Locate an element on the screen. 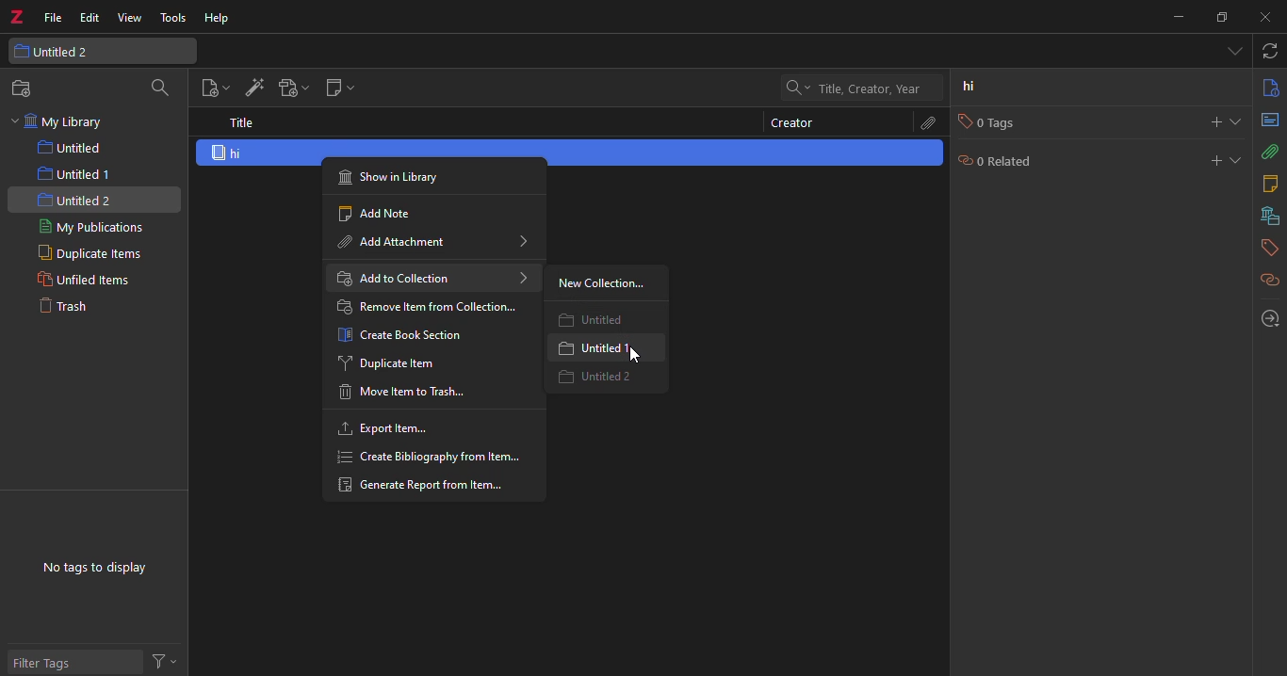 The image size is (1287, 676). search is located at coordinates (159, 89).